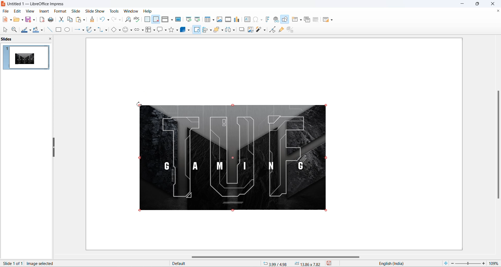 Image resolution: width=501 pixels, height=267 pixels. Describe the element at coordinates (95, 31) in the screenshot. I see `curve and polygons` at that location.